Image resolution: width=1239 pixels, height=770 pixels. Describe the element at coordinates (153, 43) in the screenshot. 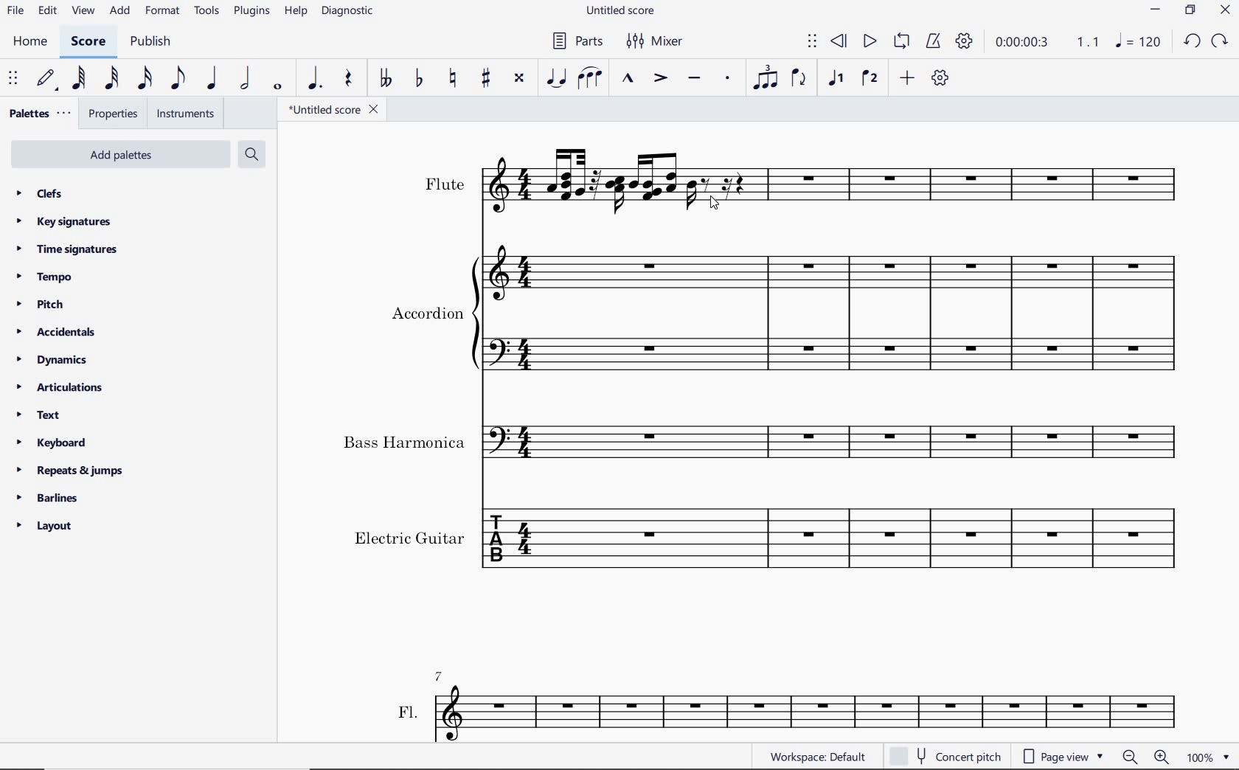

I see `PUBLISH` at that location.